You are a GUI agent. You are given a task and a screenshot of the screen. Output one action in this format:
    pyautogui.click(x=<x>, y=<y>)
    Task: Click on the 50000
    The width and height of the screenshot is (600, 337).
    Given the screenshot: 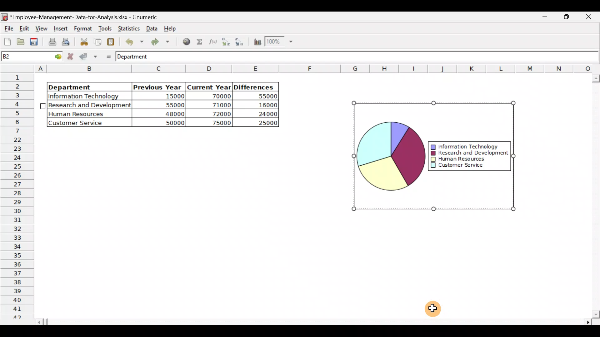 What is the action you would take?
    pyautogui.click(x=166, y=122)
    